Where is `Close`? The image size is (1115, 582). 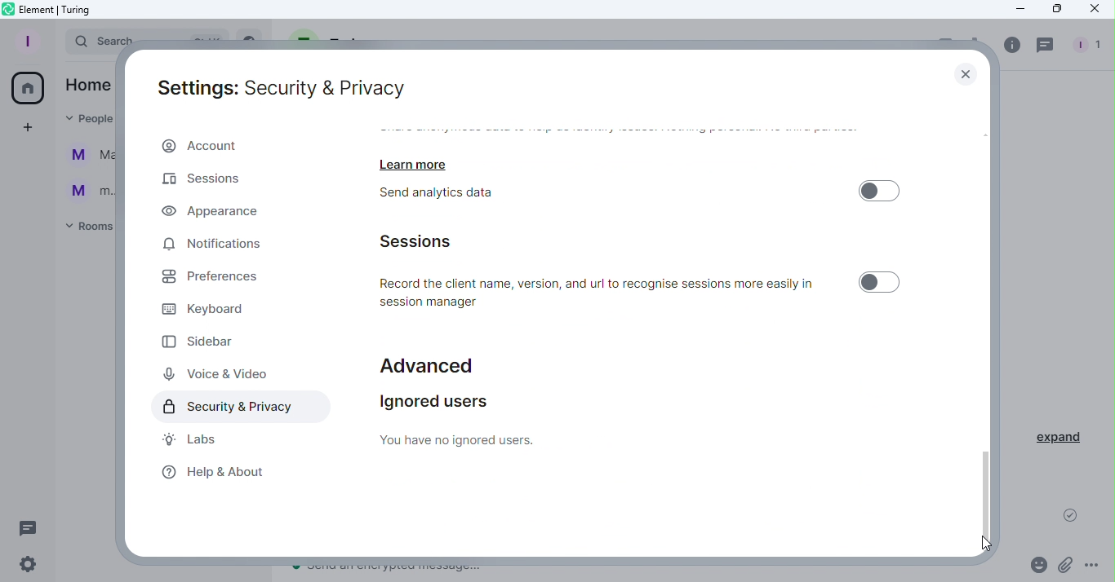
Close is located at coordinates (1093, 11).